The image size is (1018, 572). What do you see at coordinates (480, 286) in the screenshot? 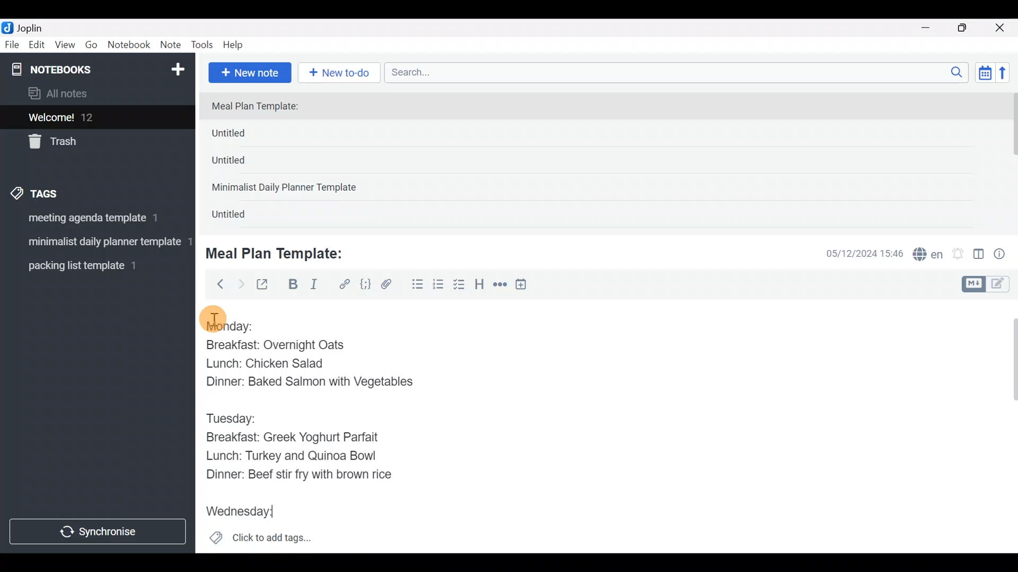
I see `Heading` at bounding box center [480, 286].